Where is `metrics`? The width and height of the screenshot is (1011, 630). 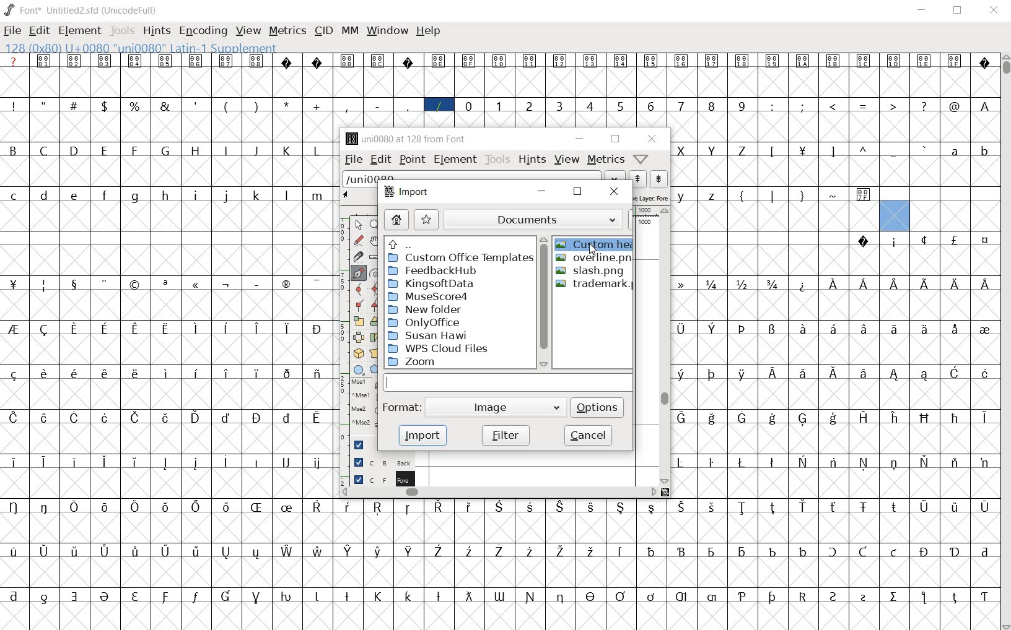 metrics is located at coordinates (605, 159).